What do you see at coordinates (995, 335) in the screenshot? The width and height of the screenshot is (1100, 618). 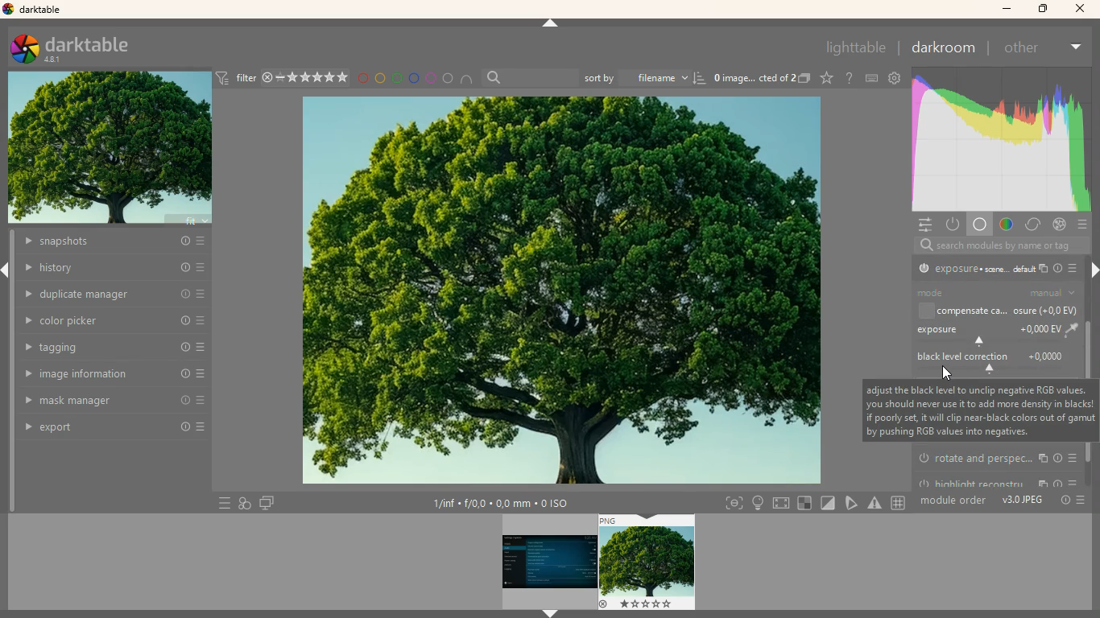 I see `exposure` at bounding box center [995, 335].